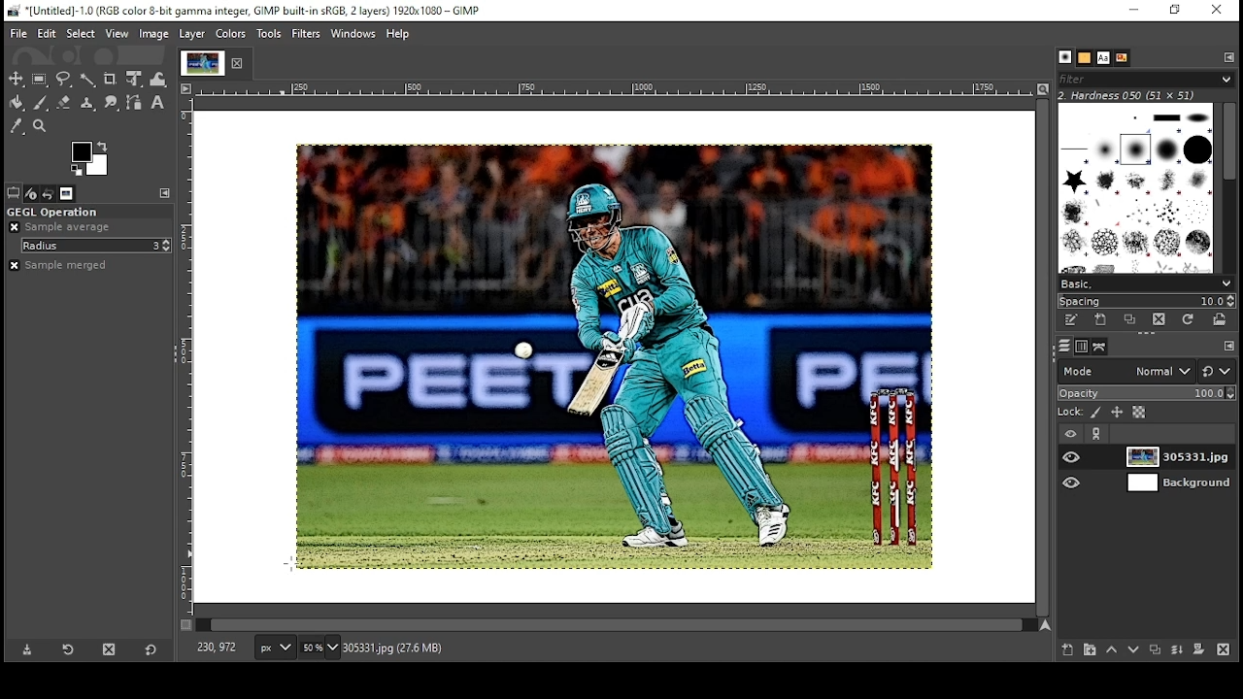 The height and width of the screenshot is (699, 1243). Describe the element at coordinates (1095, 413) in the screenshot. I see `lock pixels` at that location.